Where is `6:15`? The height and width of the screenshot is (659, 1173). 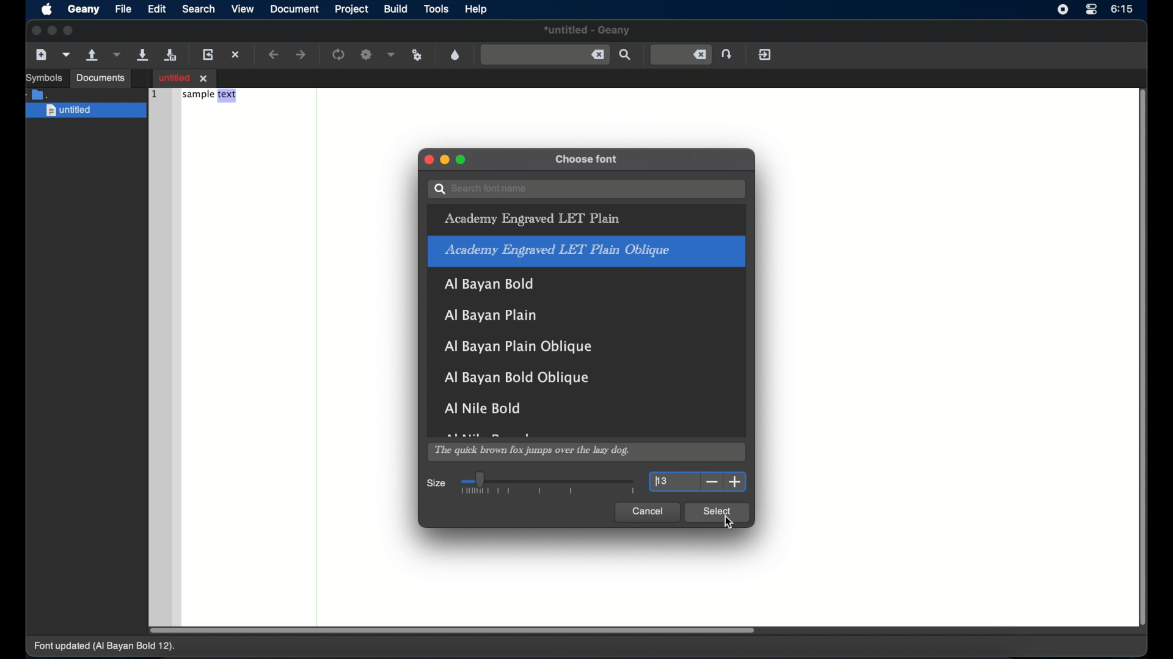 6:15 is located at coordinates (1122, 9).